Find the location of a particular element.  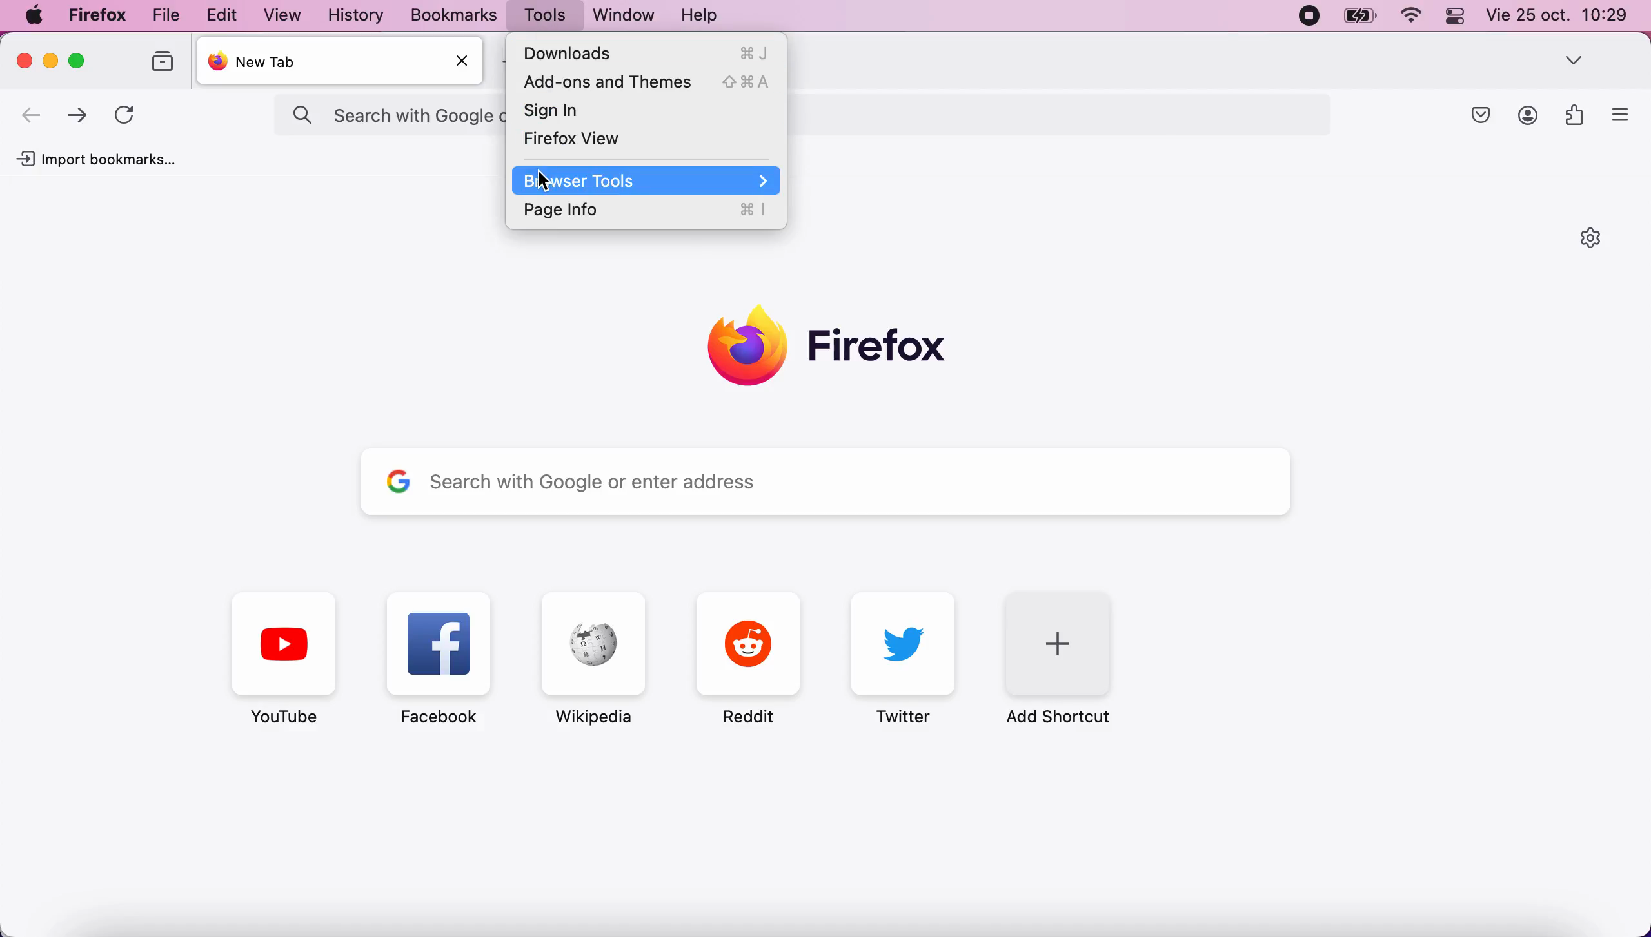

Date and time is located at coordinates (1558, 14).